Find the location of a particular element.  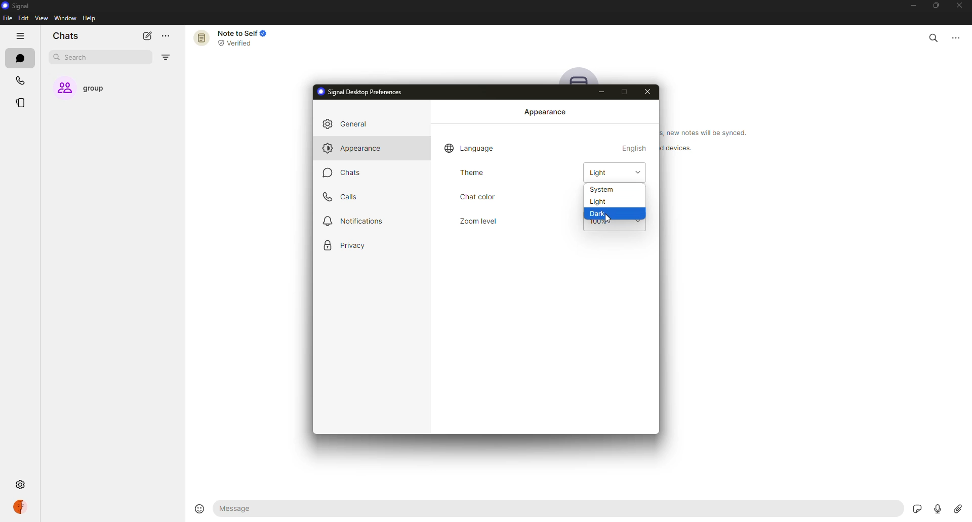

calls is located at coordinates (342, 196).